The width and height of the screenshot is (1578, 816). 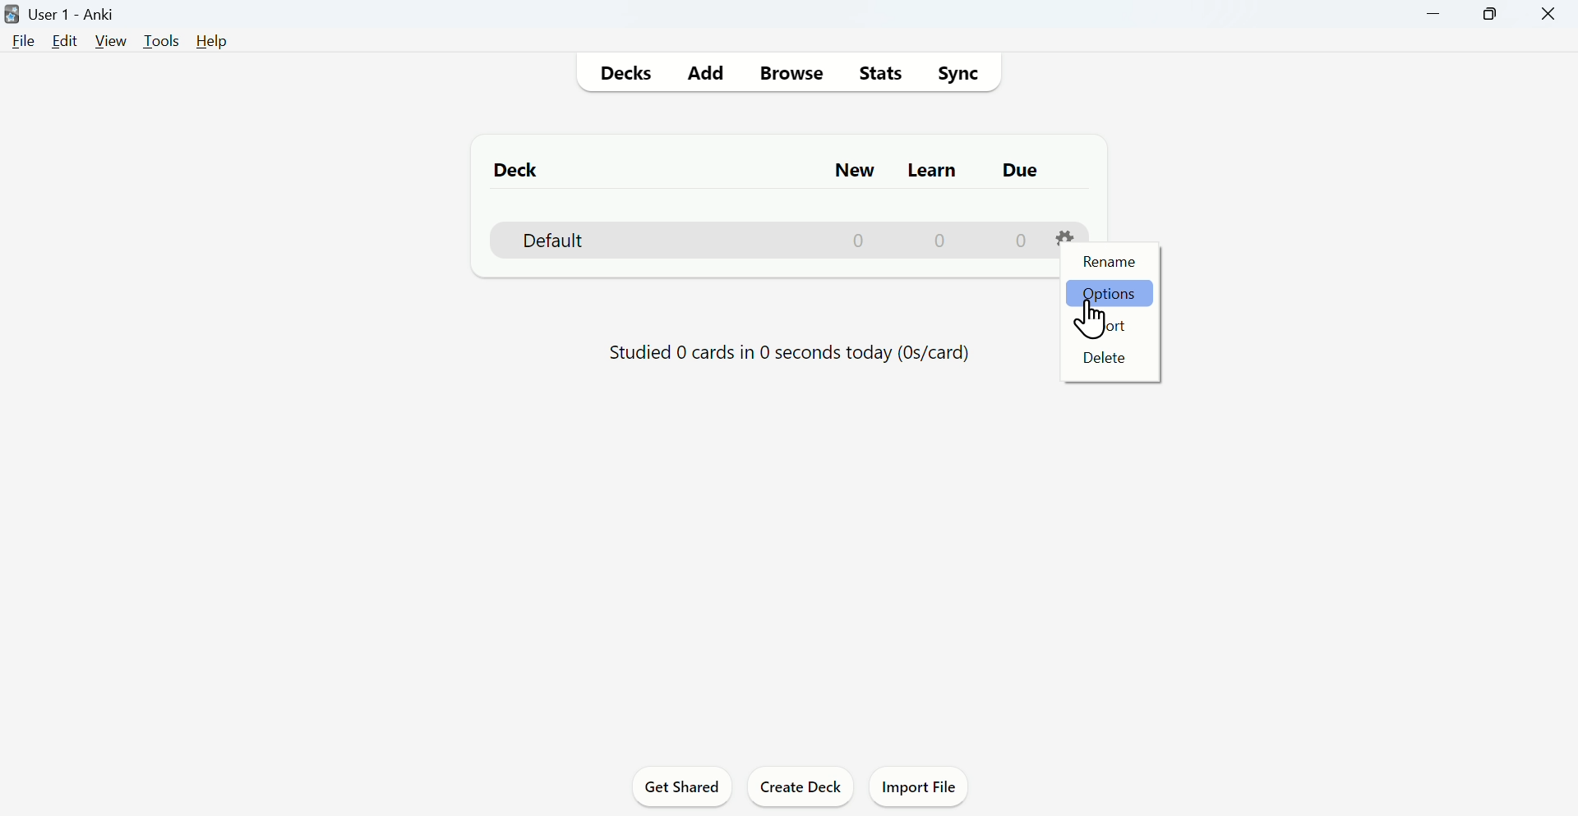 What do you see at coordinates (65, 41) in the screenshot?
I see `Edit` at bounding box center [65, 41].